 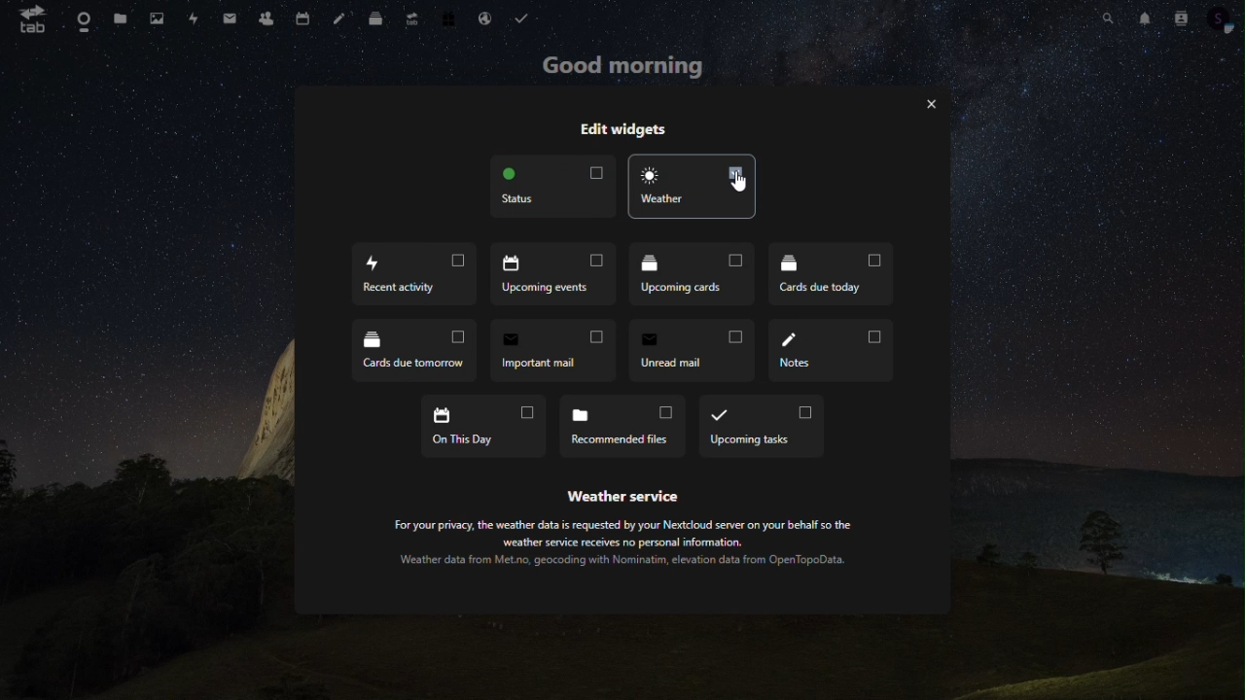 What do you see at coordinates (228, 18) in the screenshot?
I see `message` at bounding box center [228, 18].